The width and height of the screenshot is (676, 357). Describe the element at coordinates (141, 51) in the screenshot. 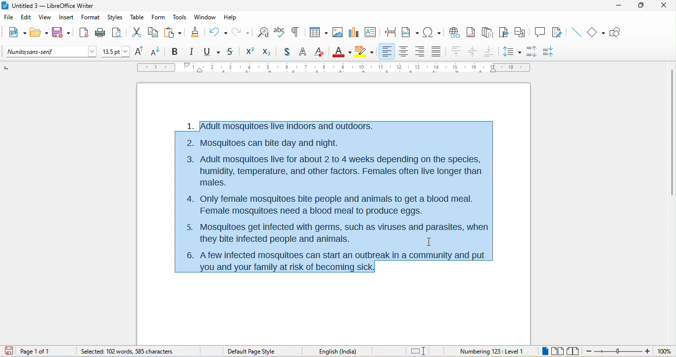

I see `increase size` at that location.